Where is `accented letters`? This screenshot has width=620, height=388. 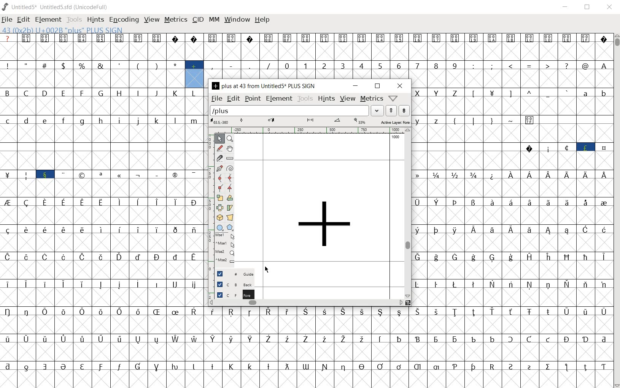
accented letters is located at coordinates (111, 265).